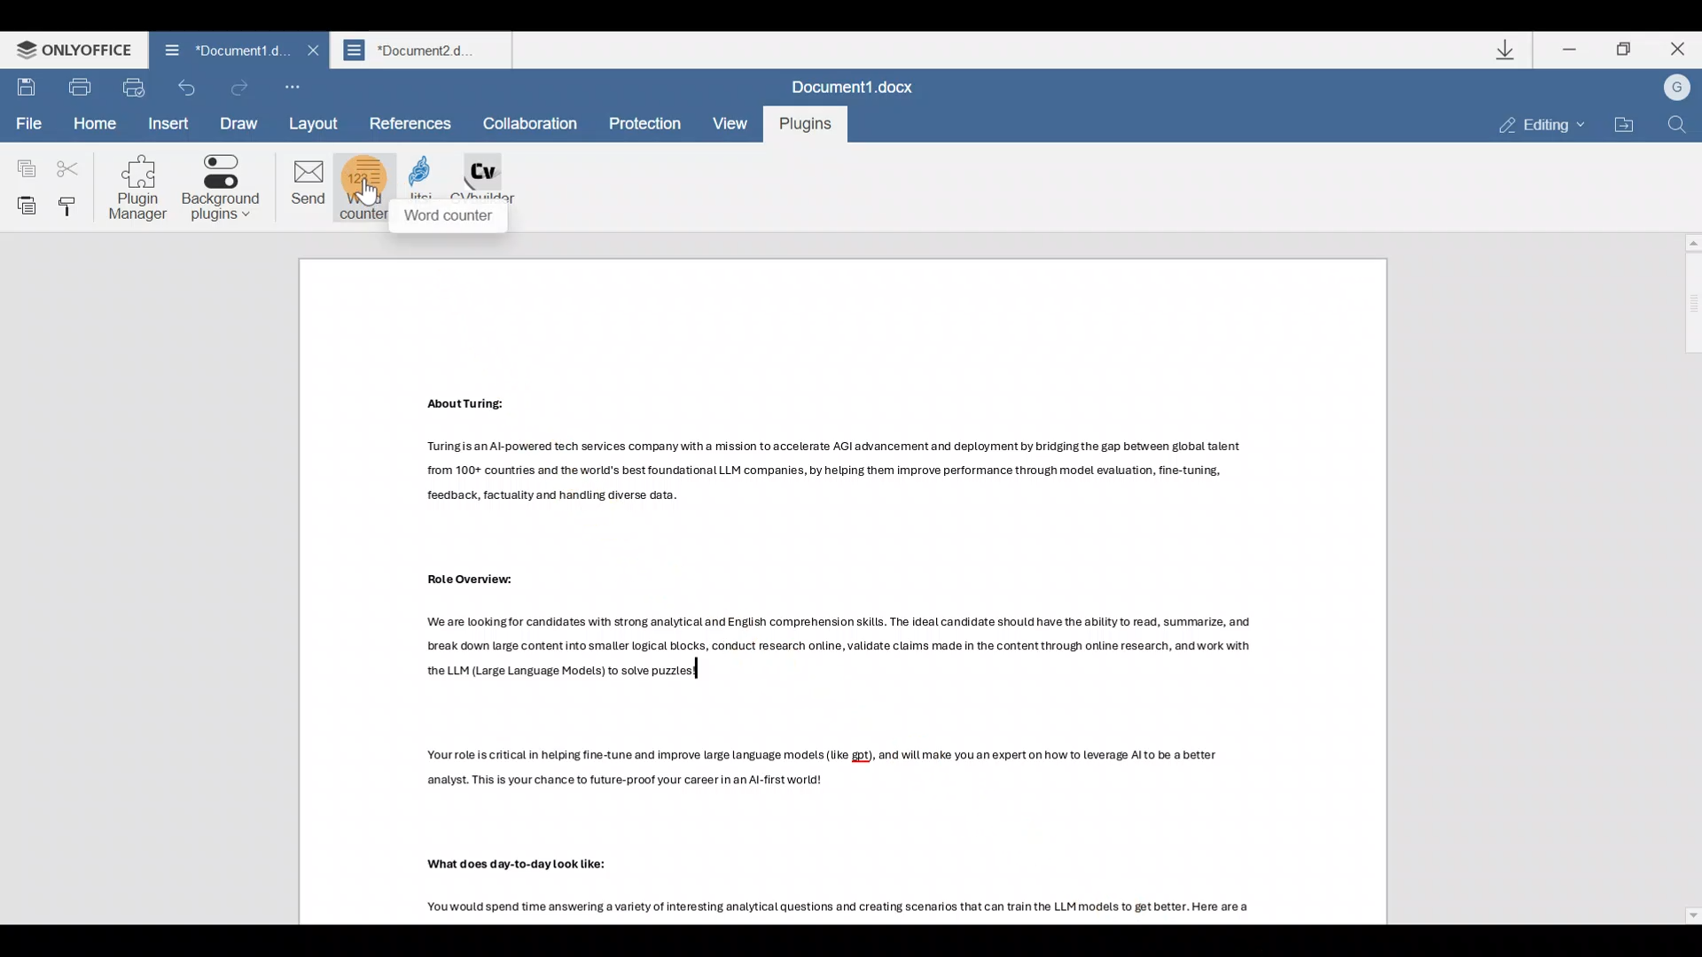 This screenshot has width=1702, height=957. What do you see at coordinates (307, 187) in the screenshot?
I see `Send` at bounding box center [307, 187].